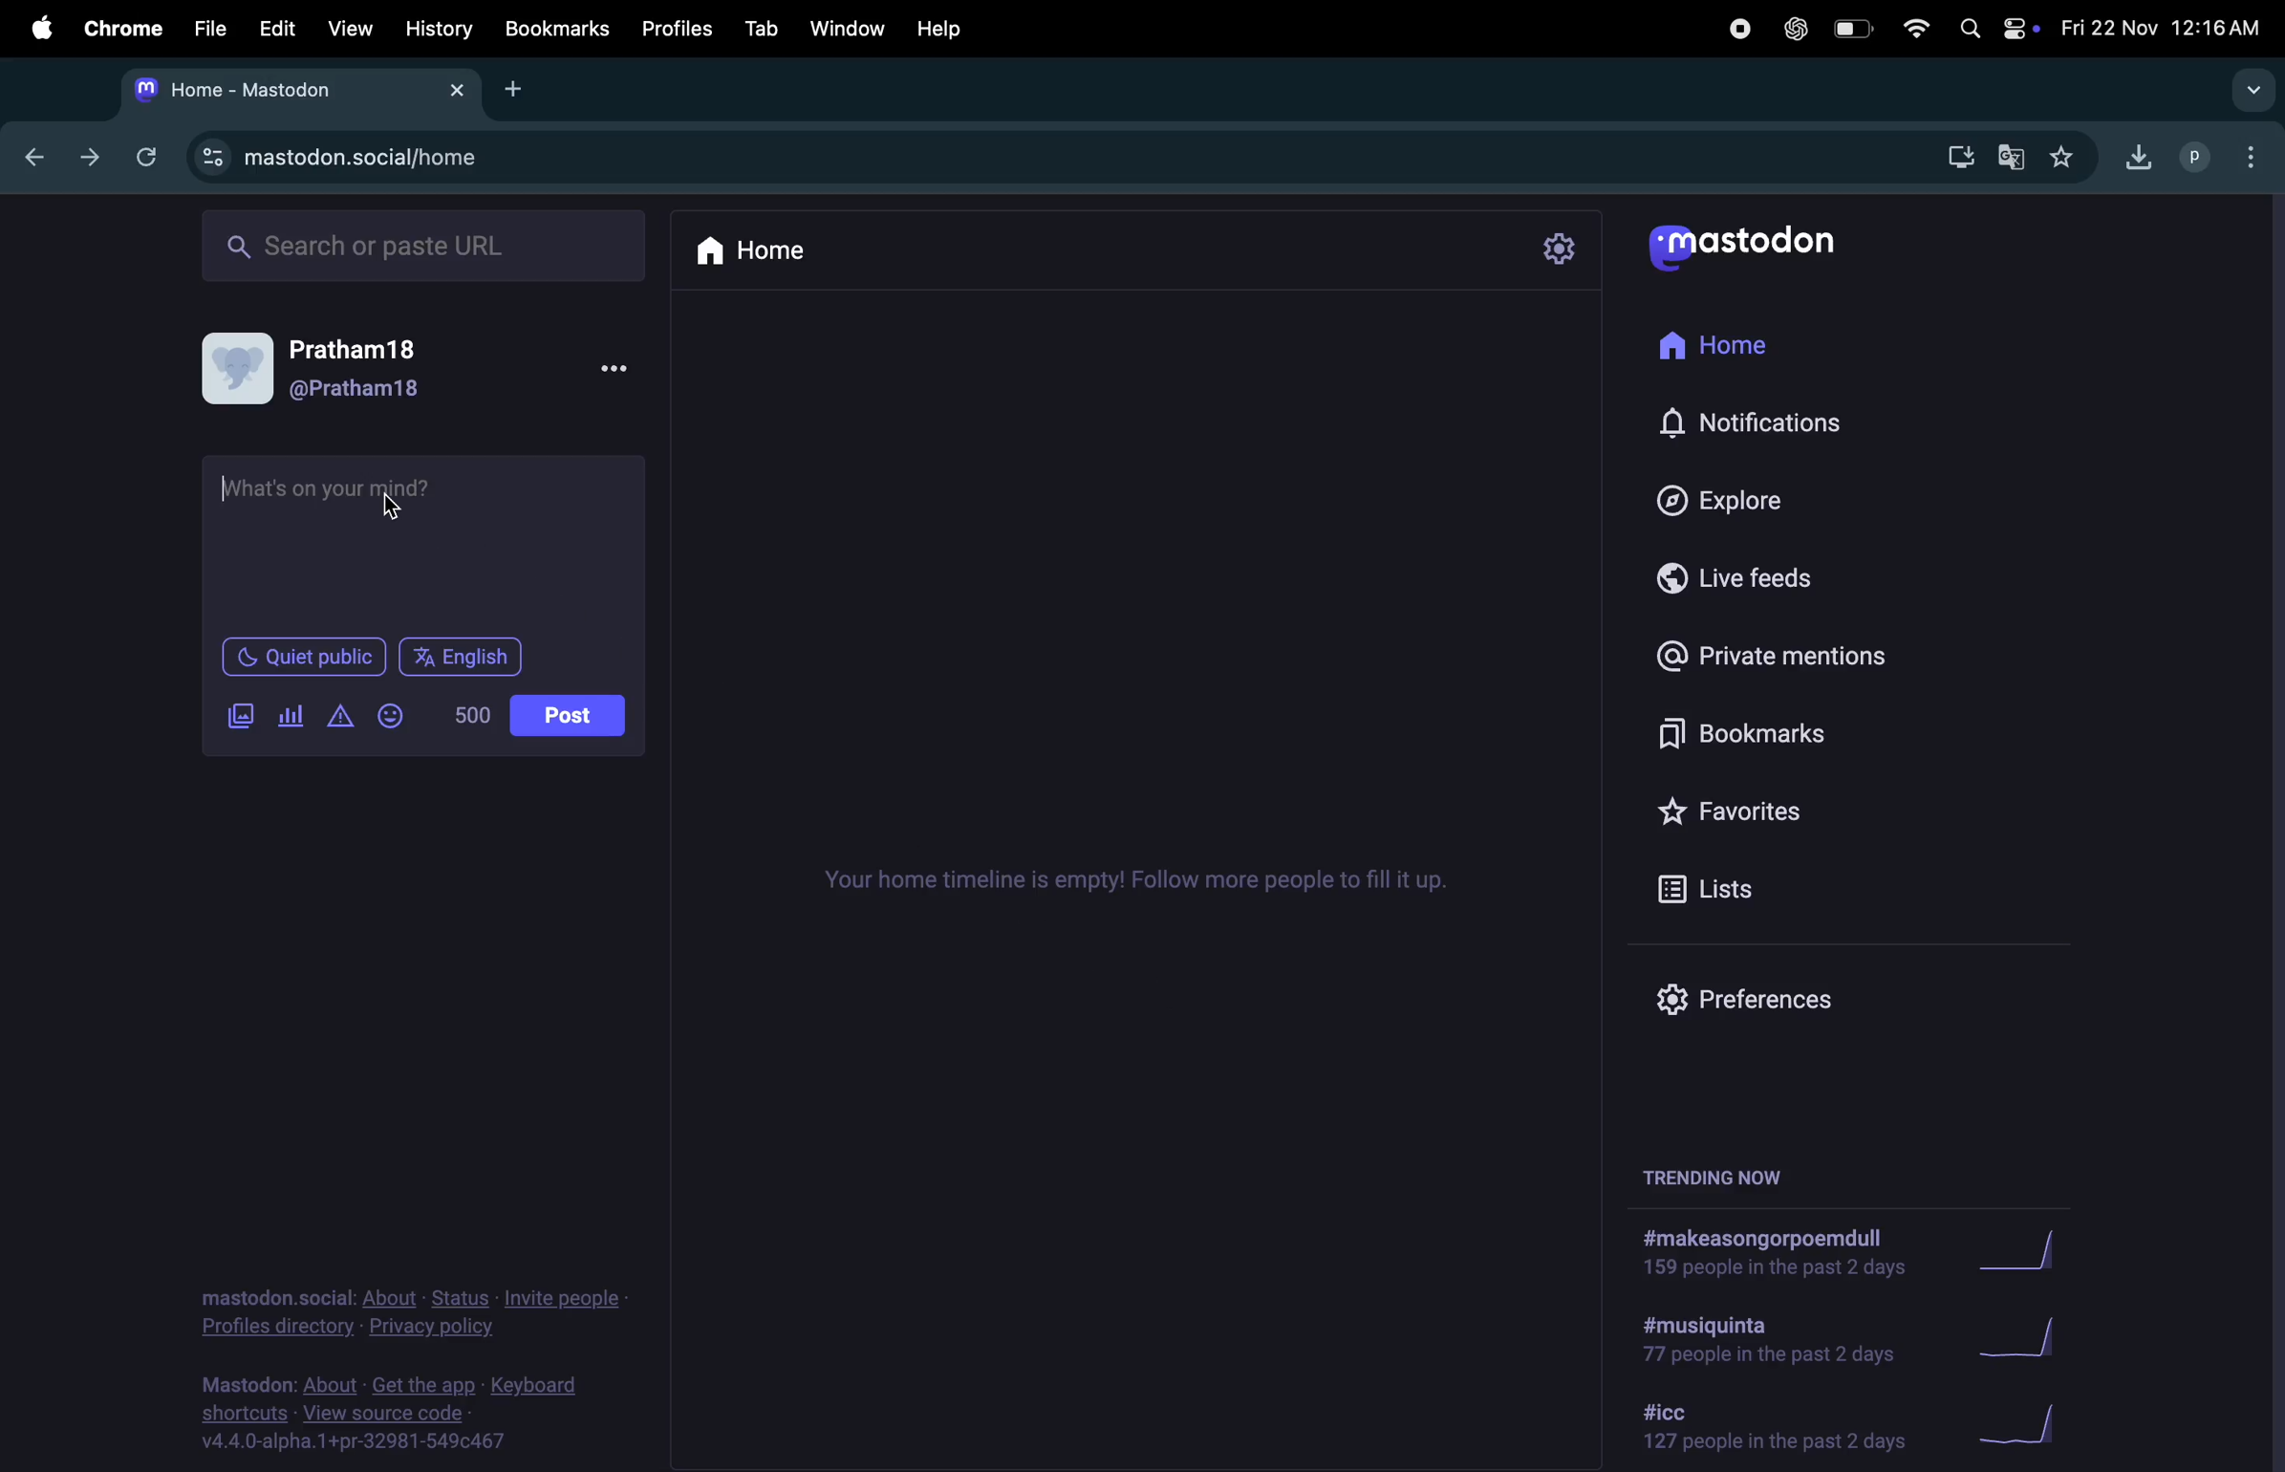 The width and height of the screenshot is (2285, 1472). Describe the element at coordinates (2027, 1335) in the screenshot. I see `graph` at that location.